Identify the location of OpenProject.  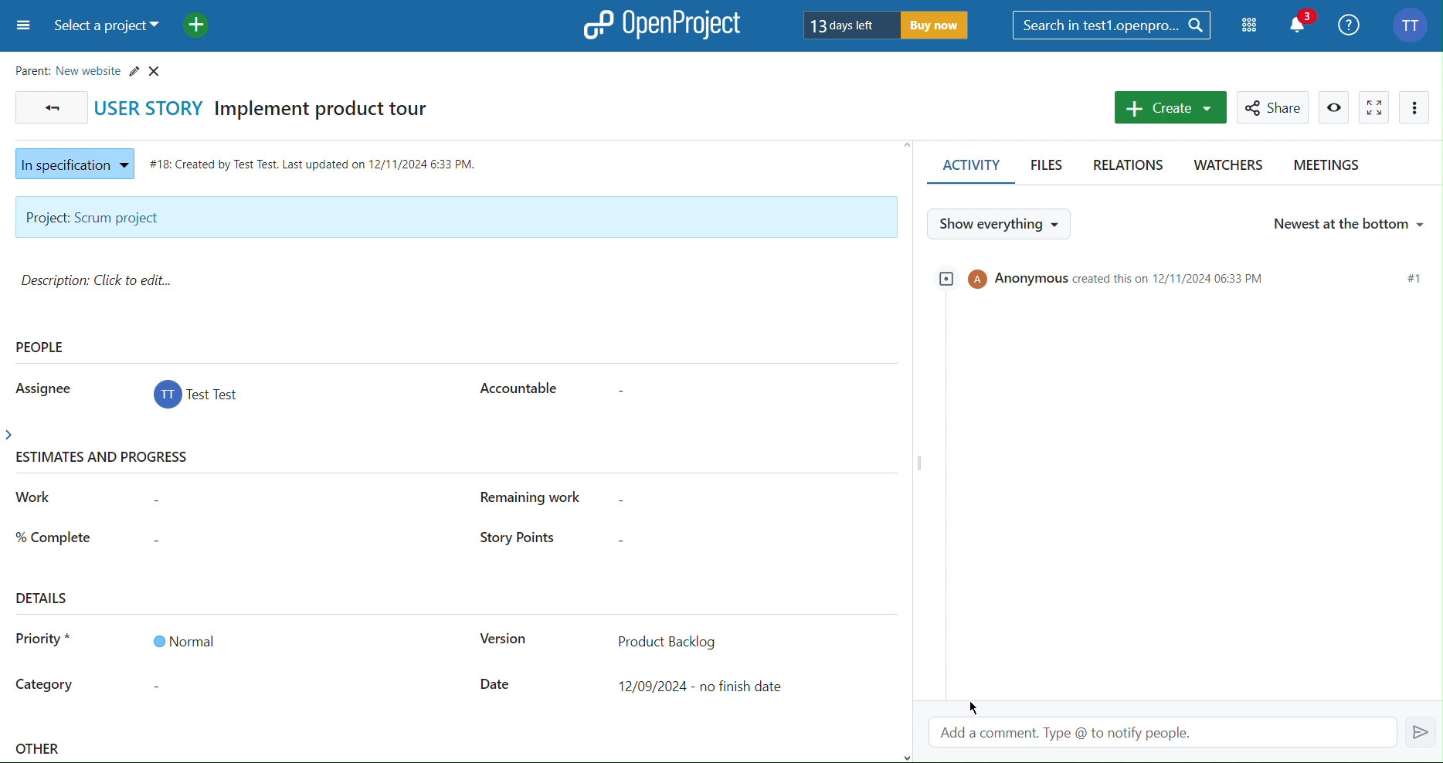
(664, 24).